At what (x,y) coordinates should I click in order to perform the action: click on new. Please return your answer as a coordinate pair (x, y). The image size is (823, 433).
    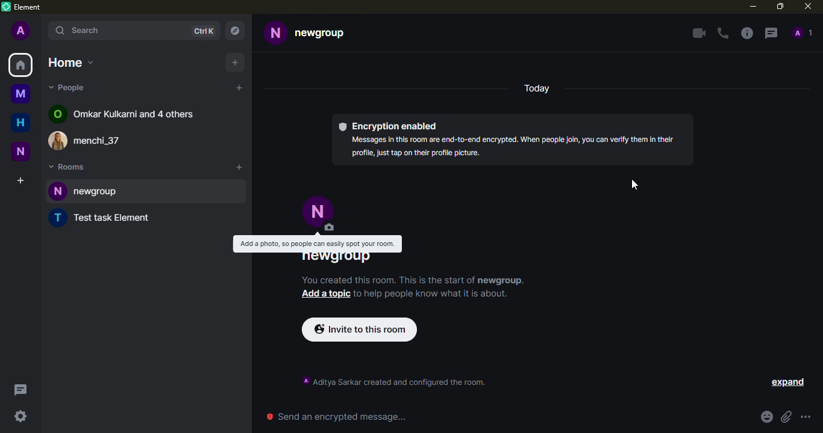
    Looking at the image, I should click on (20, 152).